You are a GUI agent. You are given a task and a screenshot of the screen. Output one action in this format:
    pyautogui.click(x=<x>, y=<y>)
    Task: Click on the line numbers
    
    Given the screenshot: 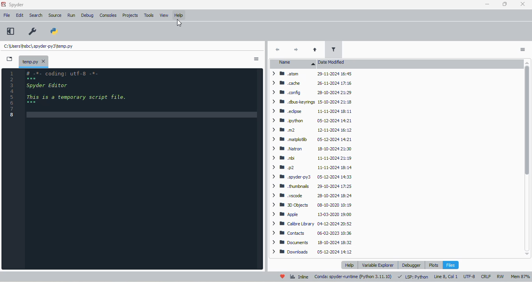 What is the action you would take?
    pyautogui.click(x=13, y=95)
    